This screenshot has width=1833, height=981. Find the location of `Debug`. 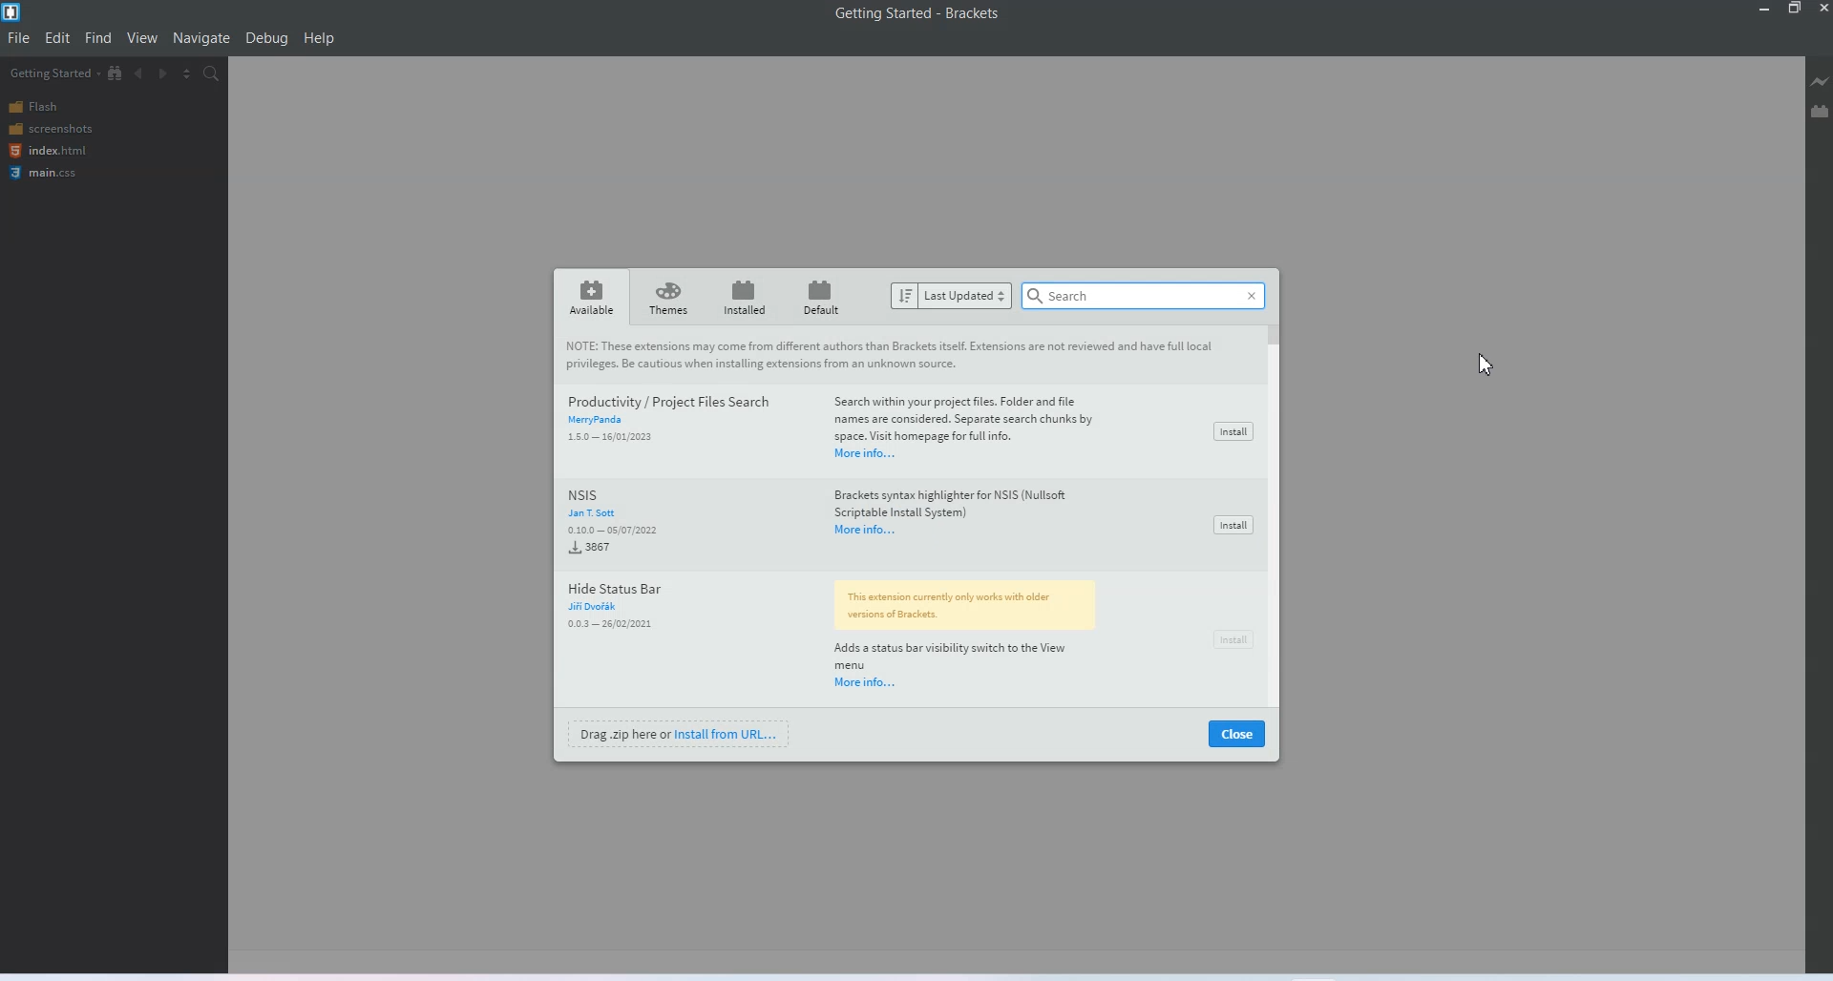

Debug is located at coordinates (267, 38).